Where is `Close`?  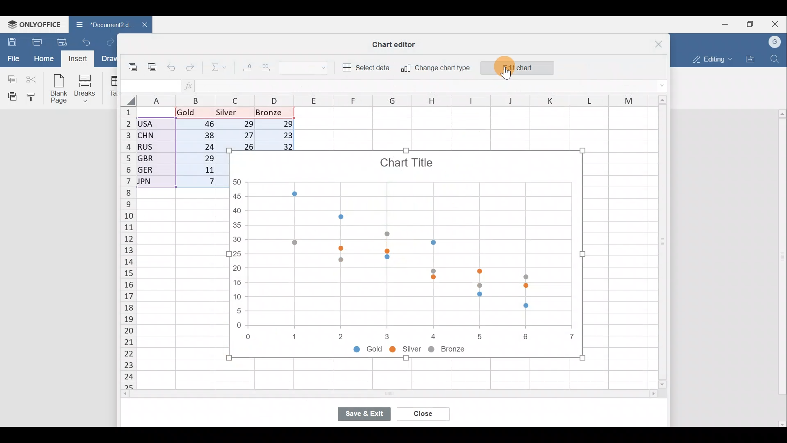
Close is located at coordinates (653, 41).